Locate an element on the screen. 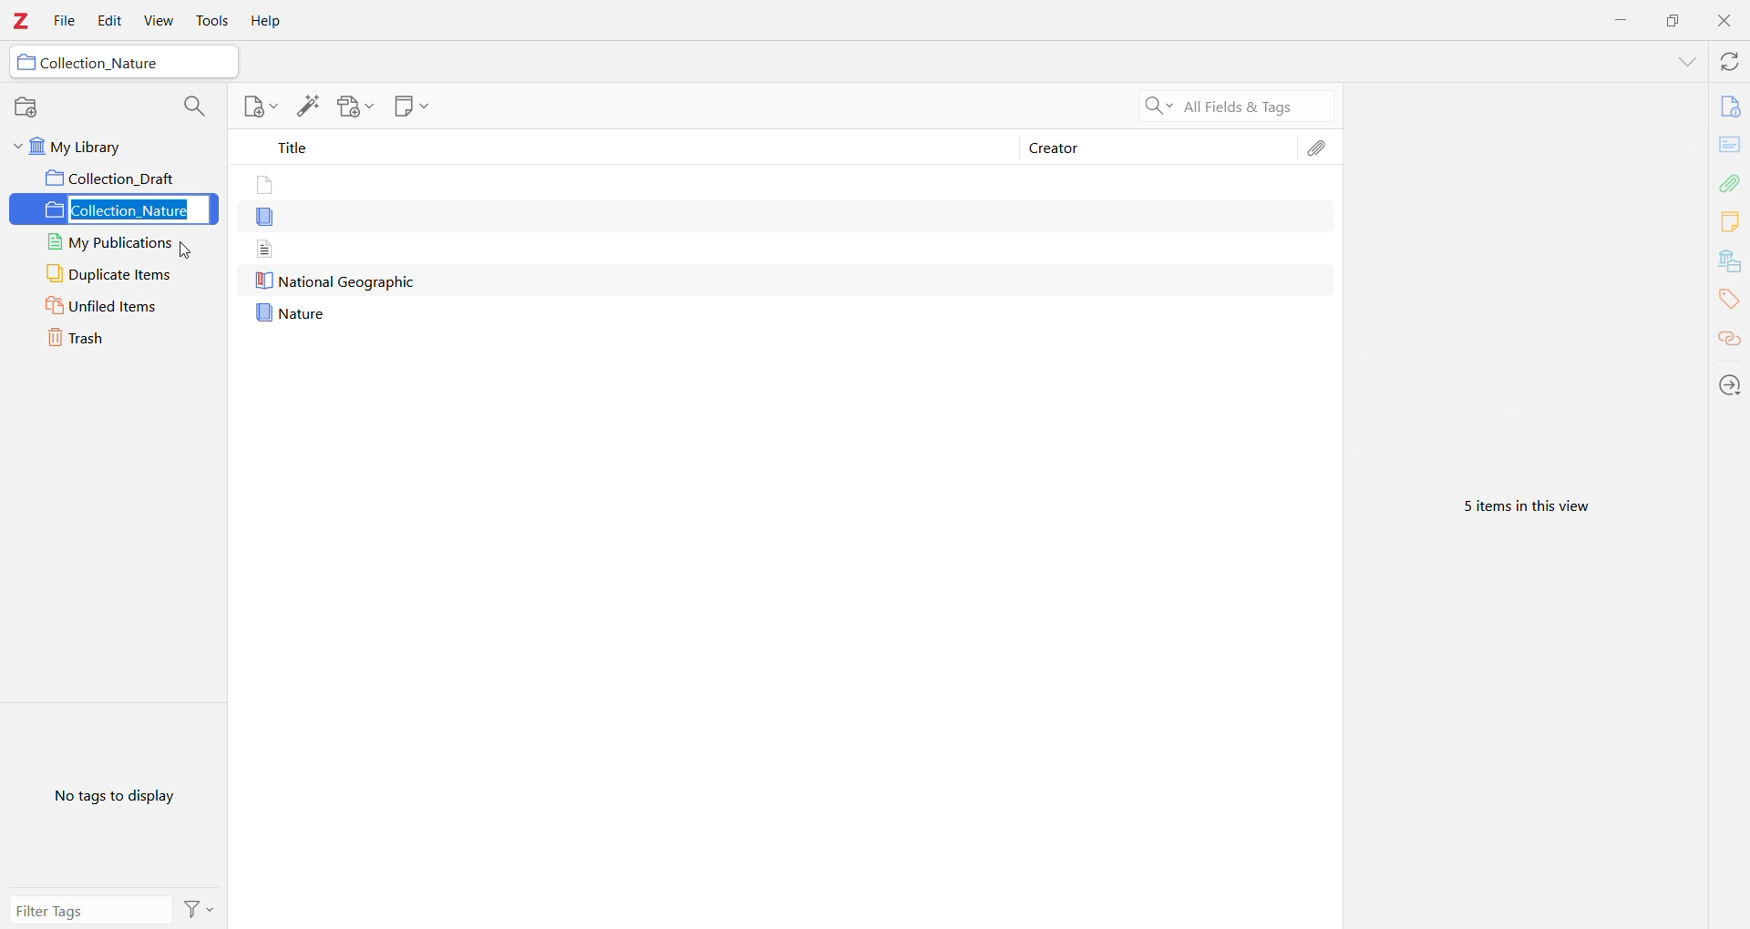 The width and height of the screenshot is (1750, 929). New Item is located at coordinates (259, 108).